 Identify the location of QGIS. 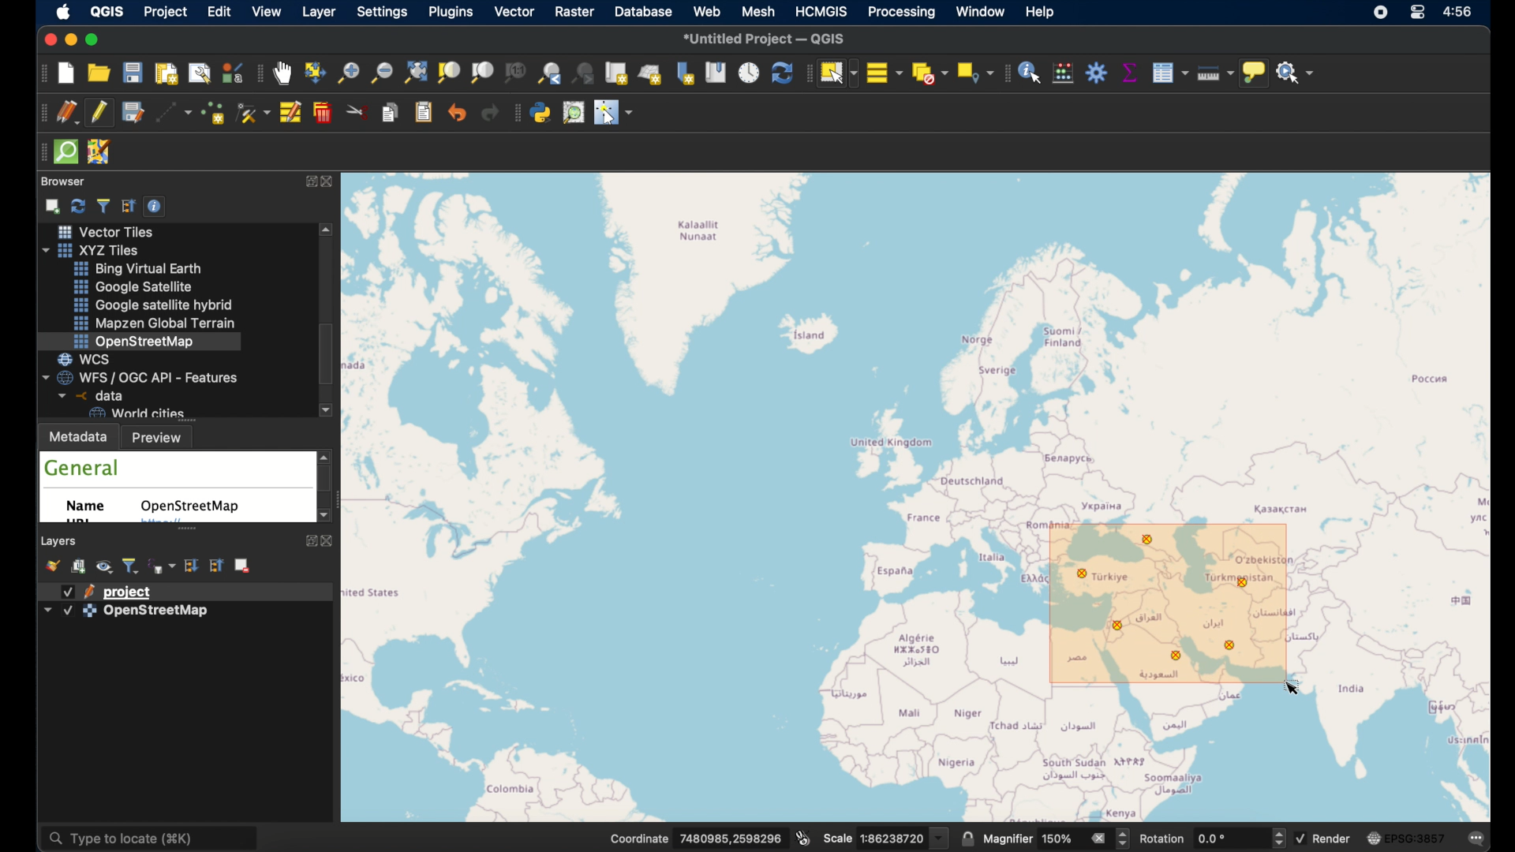
(111, 10).